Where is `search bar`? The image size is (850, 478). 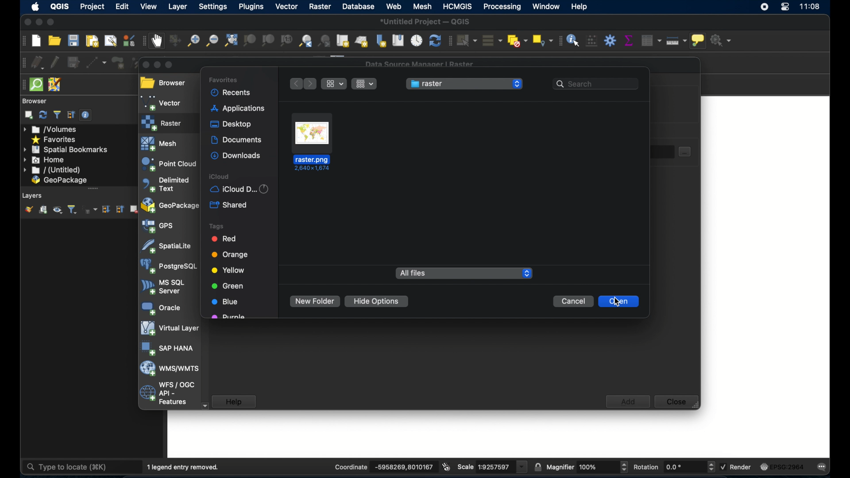
search bar is located at coordinates (599, 83).